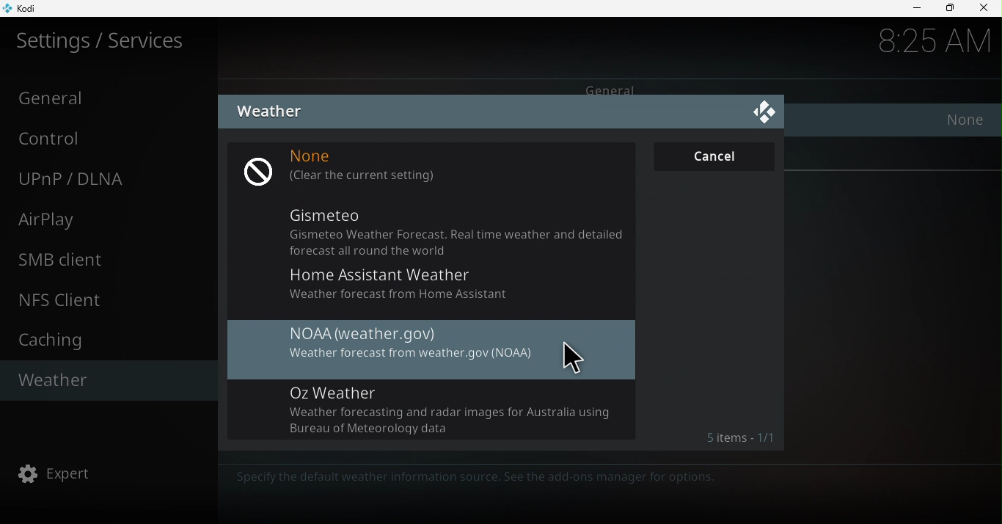 The width and height of the screenshot is (1002, 524). Describe the element at coordinates (102, 179) in the screenshot. I see `UNnP/DLNA` at that location.